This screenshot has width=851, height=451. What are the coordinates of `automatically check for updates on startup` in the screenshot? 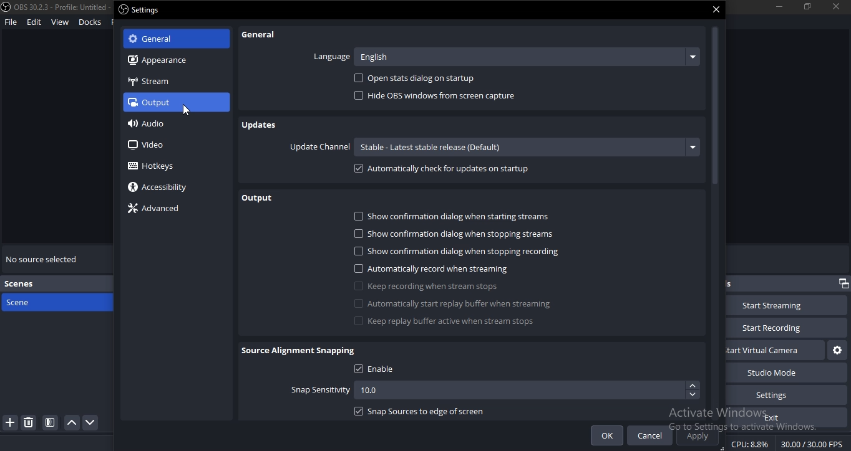 It's located at (443, 171).